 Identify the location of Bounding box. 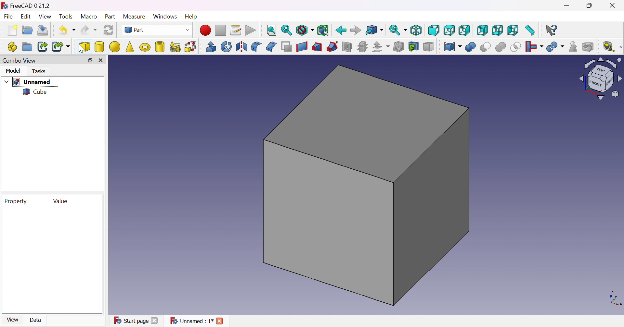
(323, 30).